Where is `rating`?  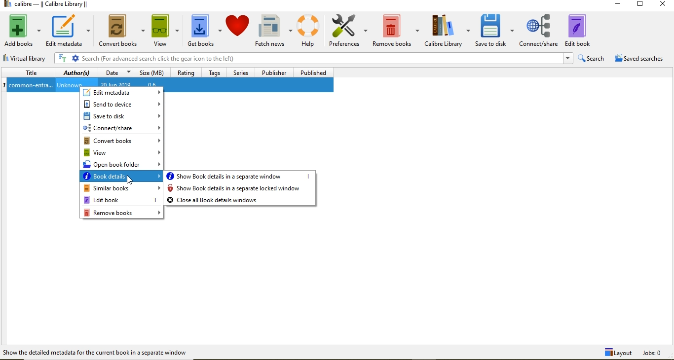 rating is located at coordinates (187, 74).